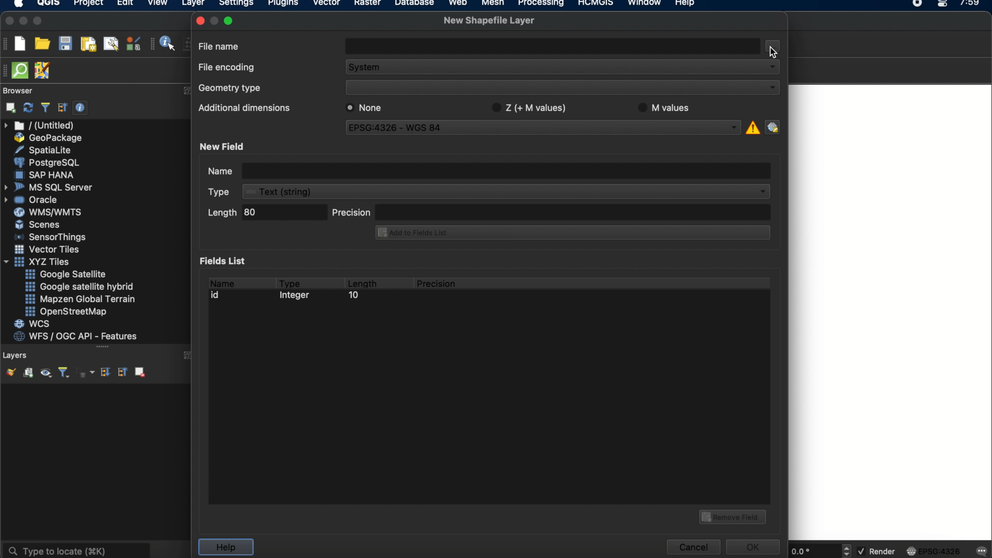 The height and width of the screenshot is (558, 992). What do you see at coordinates (193, 5) in the screenshot?
I see `layer` at bounding box center [193, 5].